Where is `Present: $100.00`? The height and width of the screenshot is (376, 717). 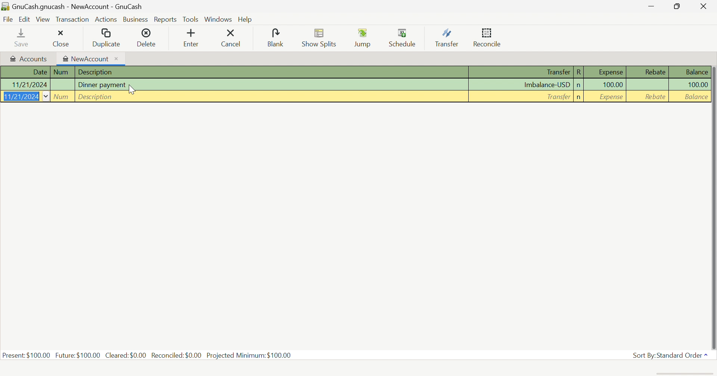 Present: $100.00 is located at coordinates (27, 356).